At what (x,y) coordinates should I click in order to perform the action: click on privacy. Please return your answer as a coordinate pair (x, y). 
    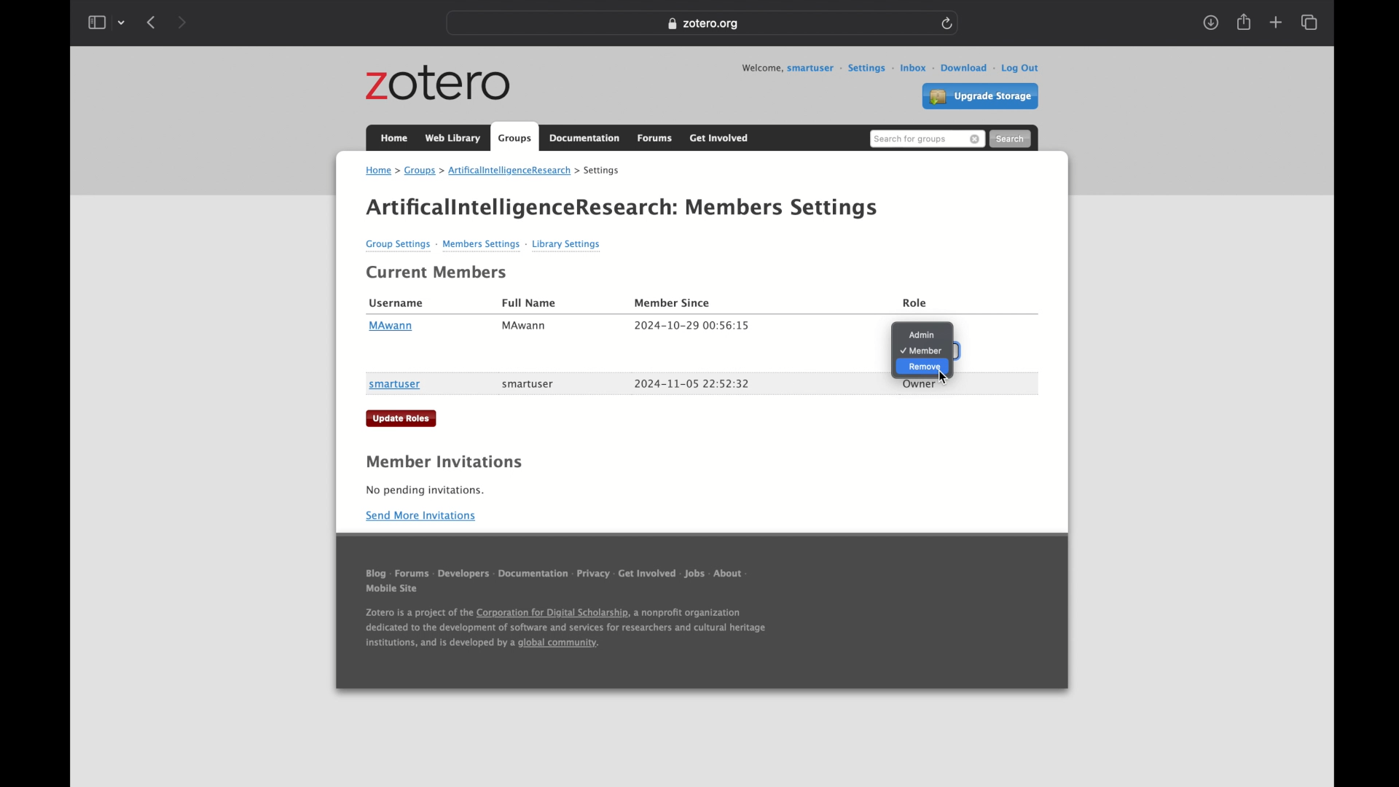
    Looking at the image, I should click on (592, 577).